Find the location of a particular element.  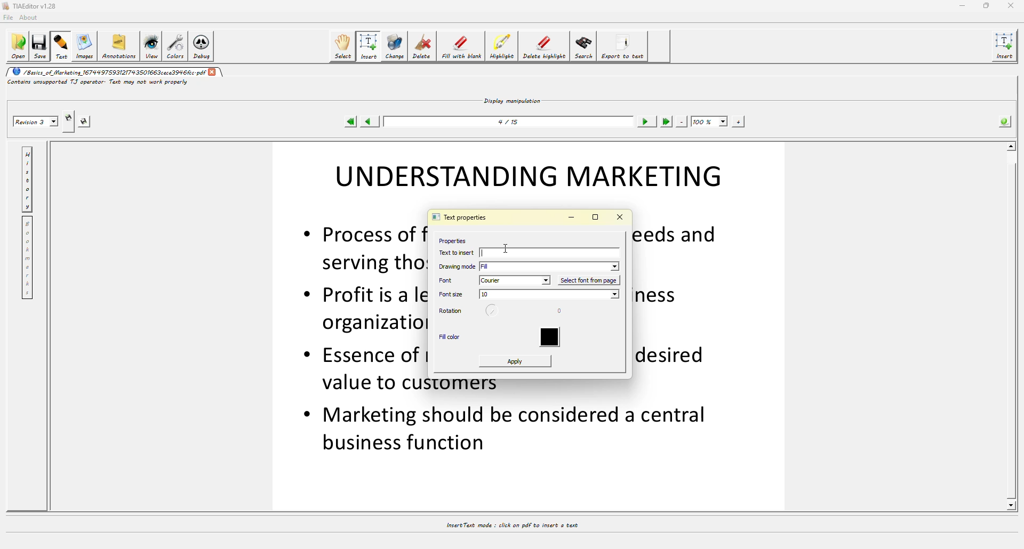

search is located at coordinates (583, 47).